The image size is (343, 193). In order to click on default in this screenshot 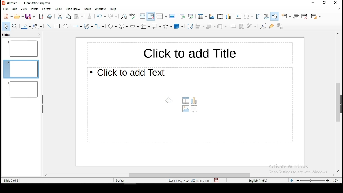, I will do `click(121, 181)`.